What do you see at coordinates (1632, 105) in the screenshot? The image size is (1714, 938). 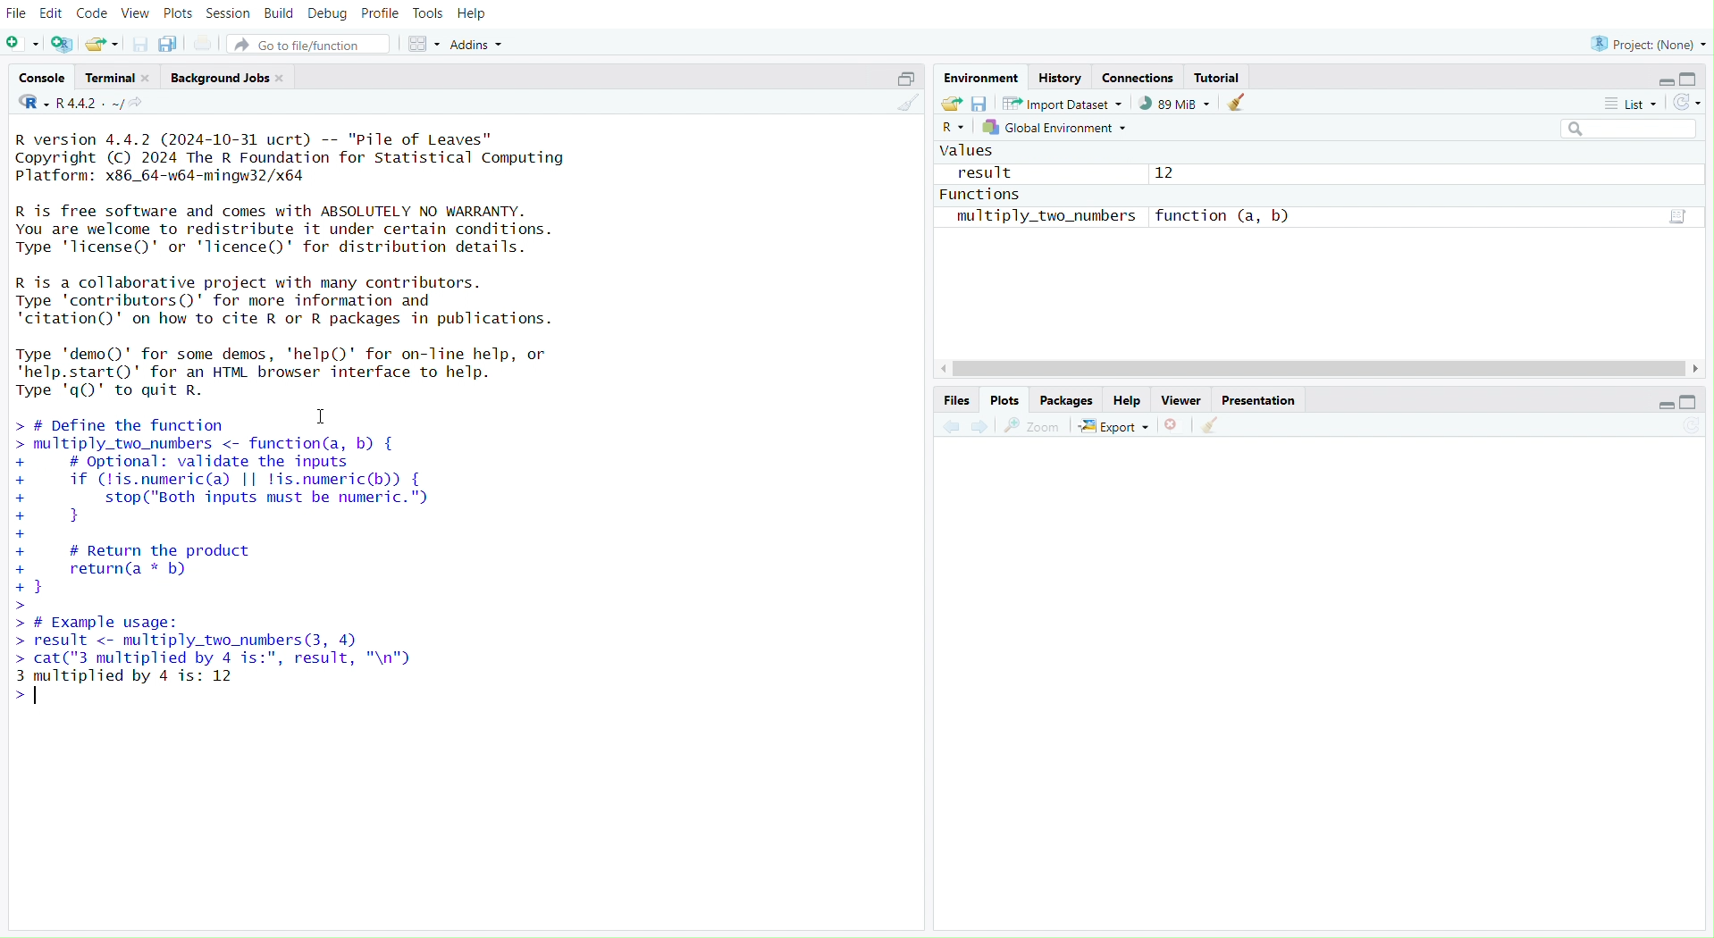 I see `List` at bounding box center [1632, 105].